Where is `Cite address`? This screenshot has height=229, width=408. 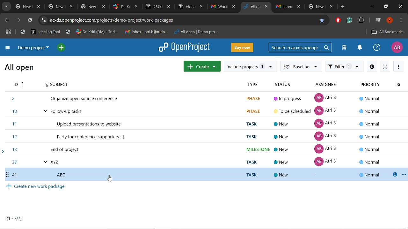 Cite address is located at coordinates (183, 20).